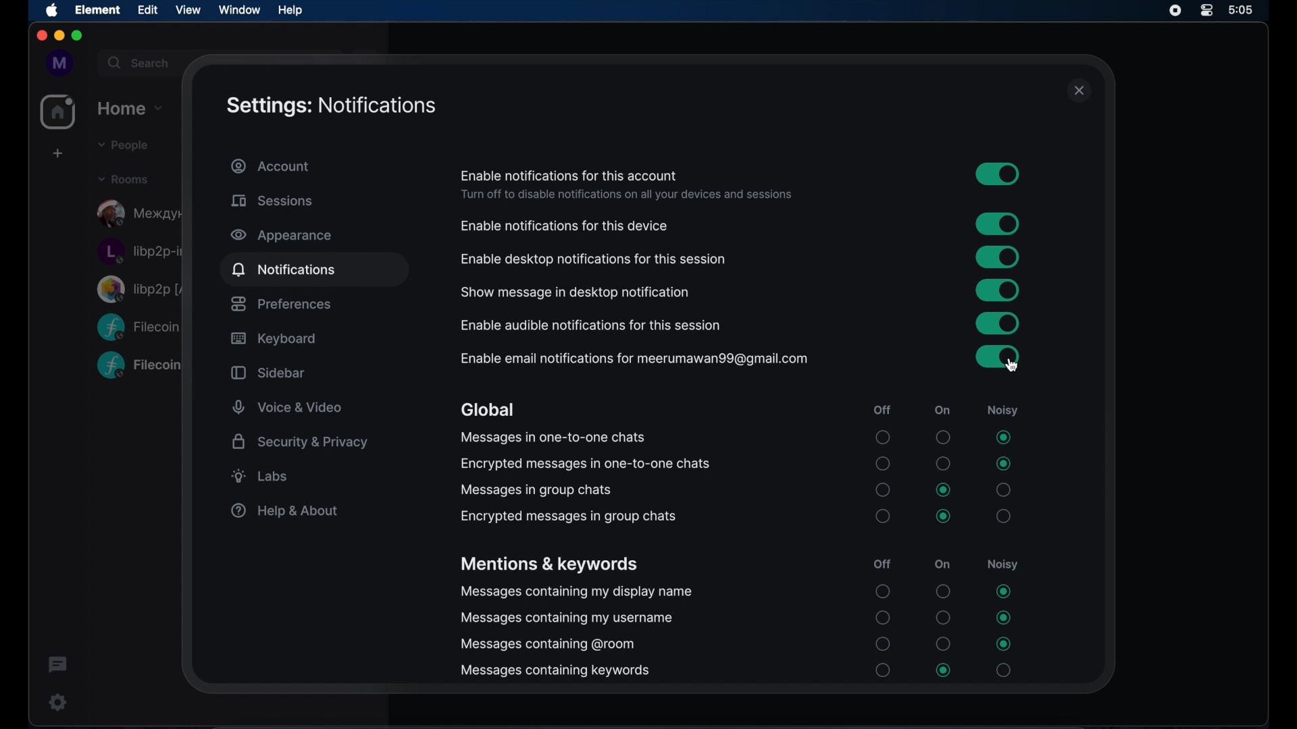 This screenshot has height=729, width=1297. What do you see at coordinates (1002, 591) in the screenshot?
I see `radio button` at bounding box center [1002, 591].